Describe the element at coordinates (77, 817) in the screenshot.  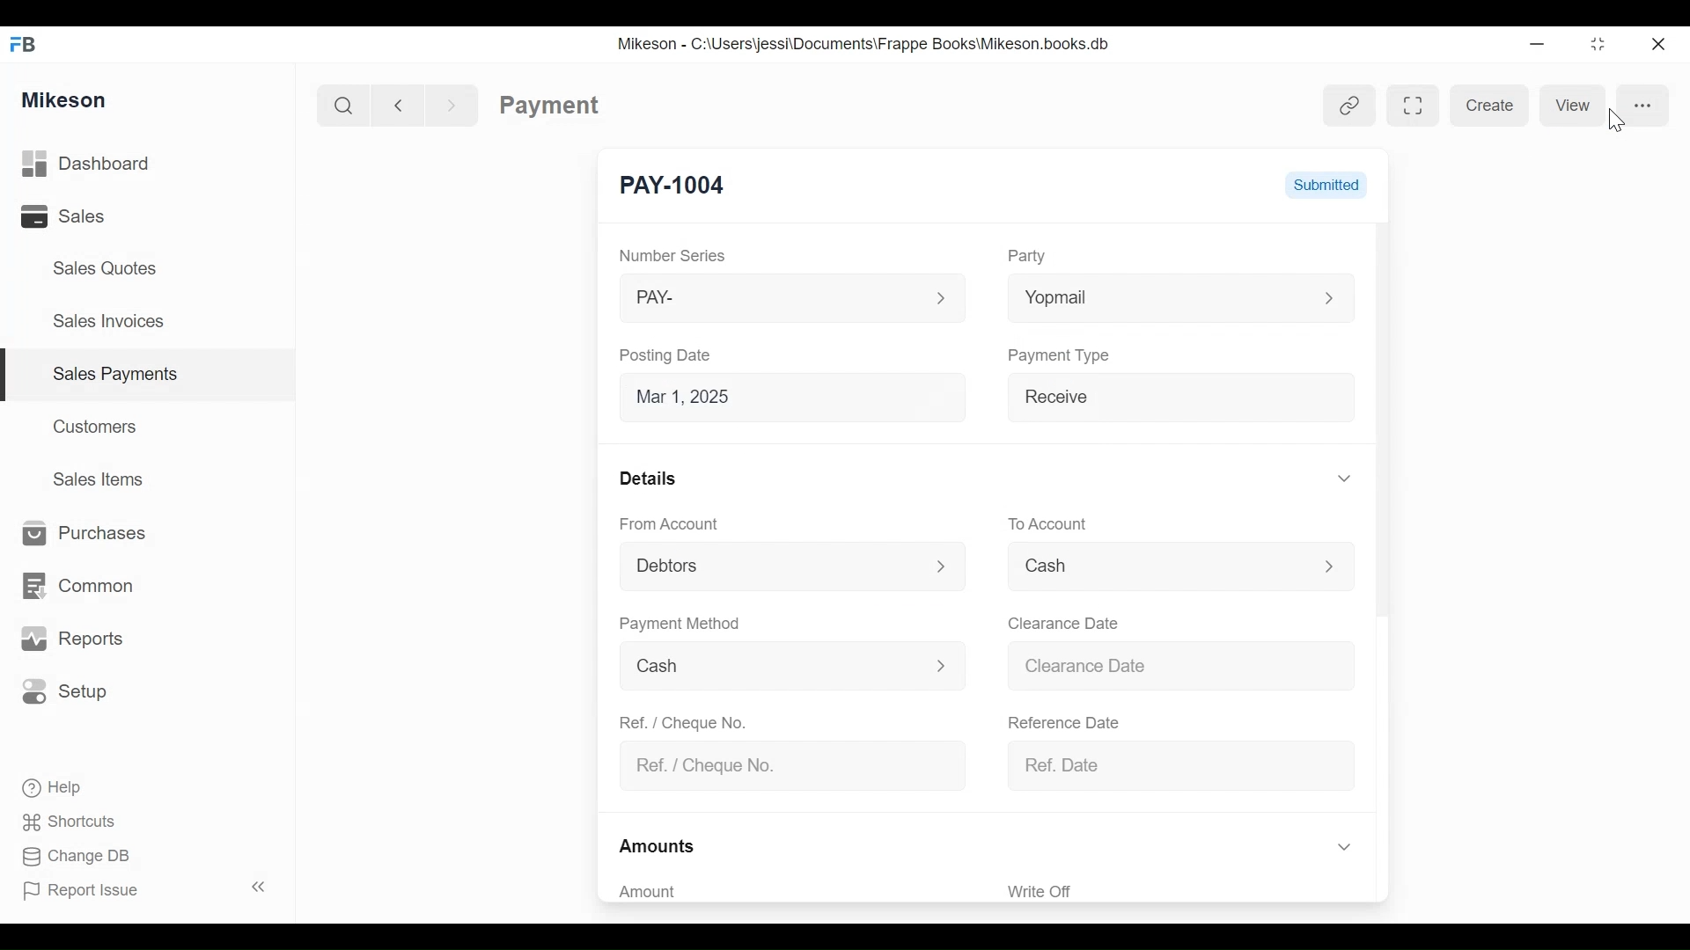
I see `Shortcuts` at that location.